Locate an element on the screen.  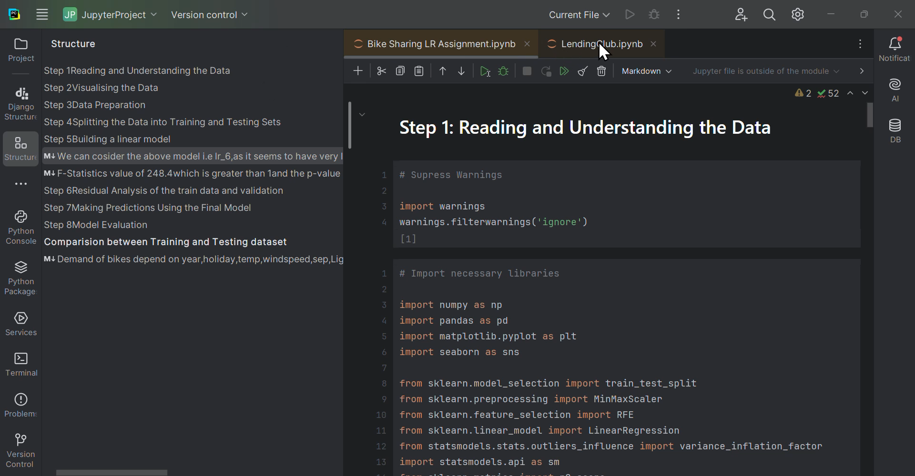
Interrupt Kernel is located at coordinates (529, 72).